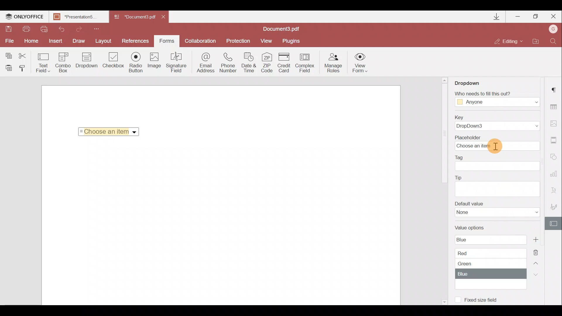 This screenshot has width=562, height=316. What do you see at coordinates (534, 274) in the screenshot?
I see `Down` at bounding box center [534, 274].